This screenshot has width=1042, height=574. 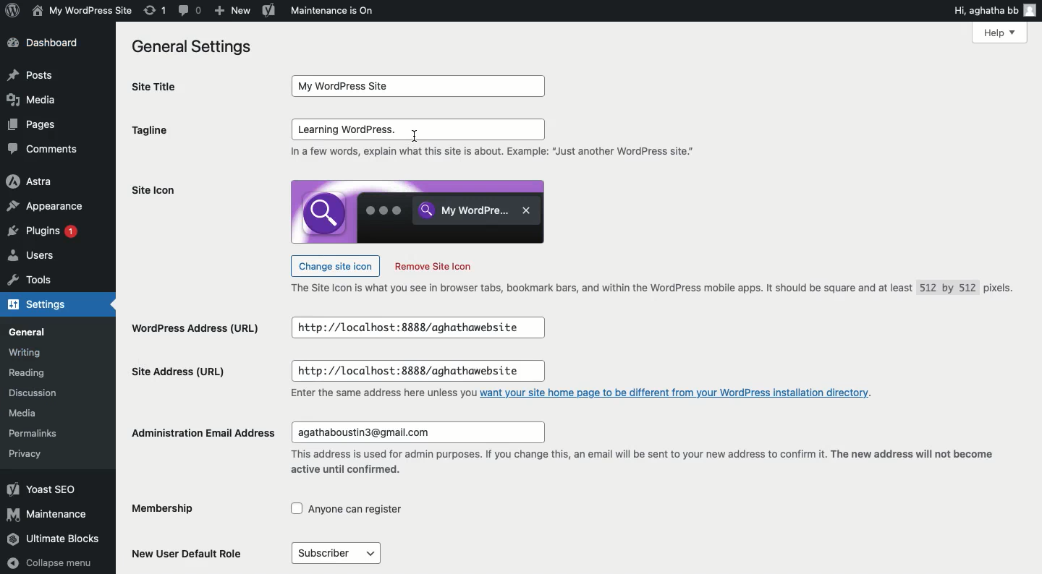 I want to click on Discussion, so click(x=38, y=395).